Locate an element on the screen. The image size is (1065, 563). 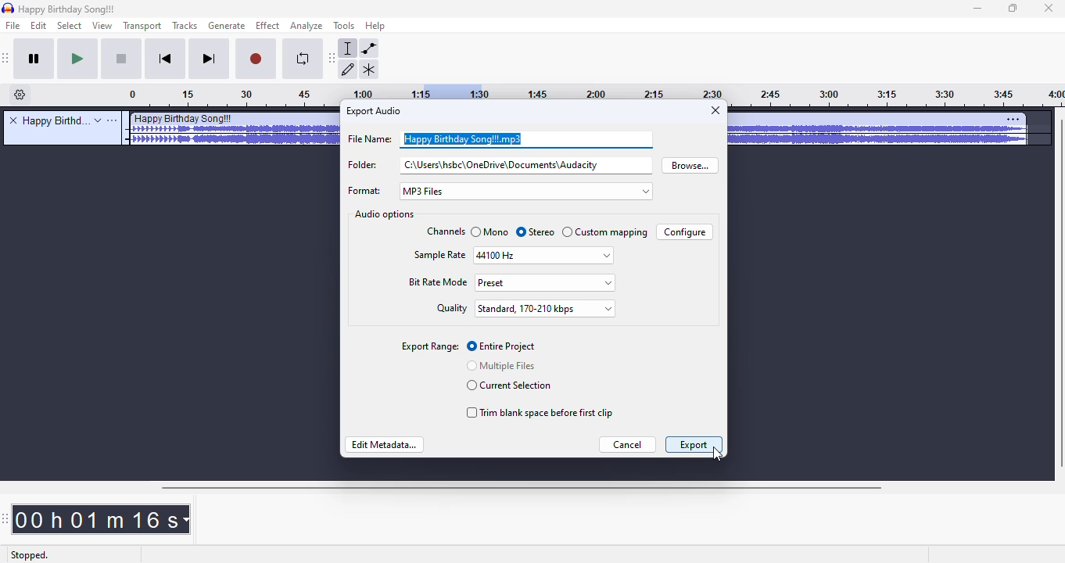
maximize is located at coordinates (1013, 9).